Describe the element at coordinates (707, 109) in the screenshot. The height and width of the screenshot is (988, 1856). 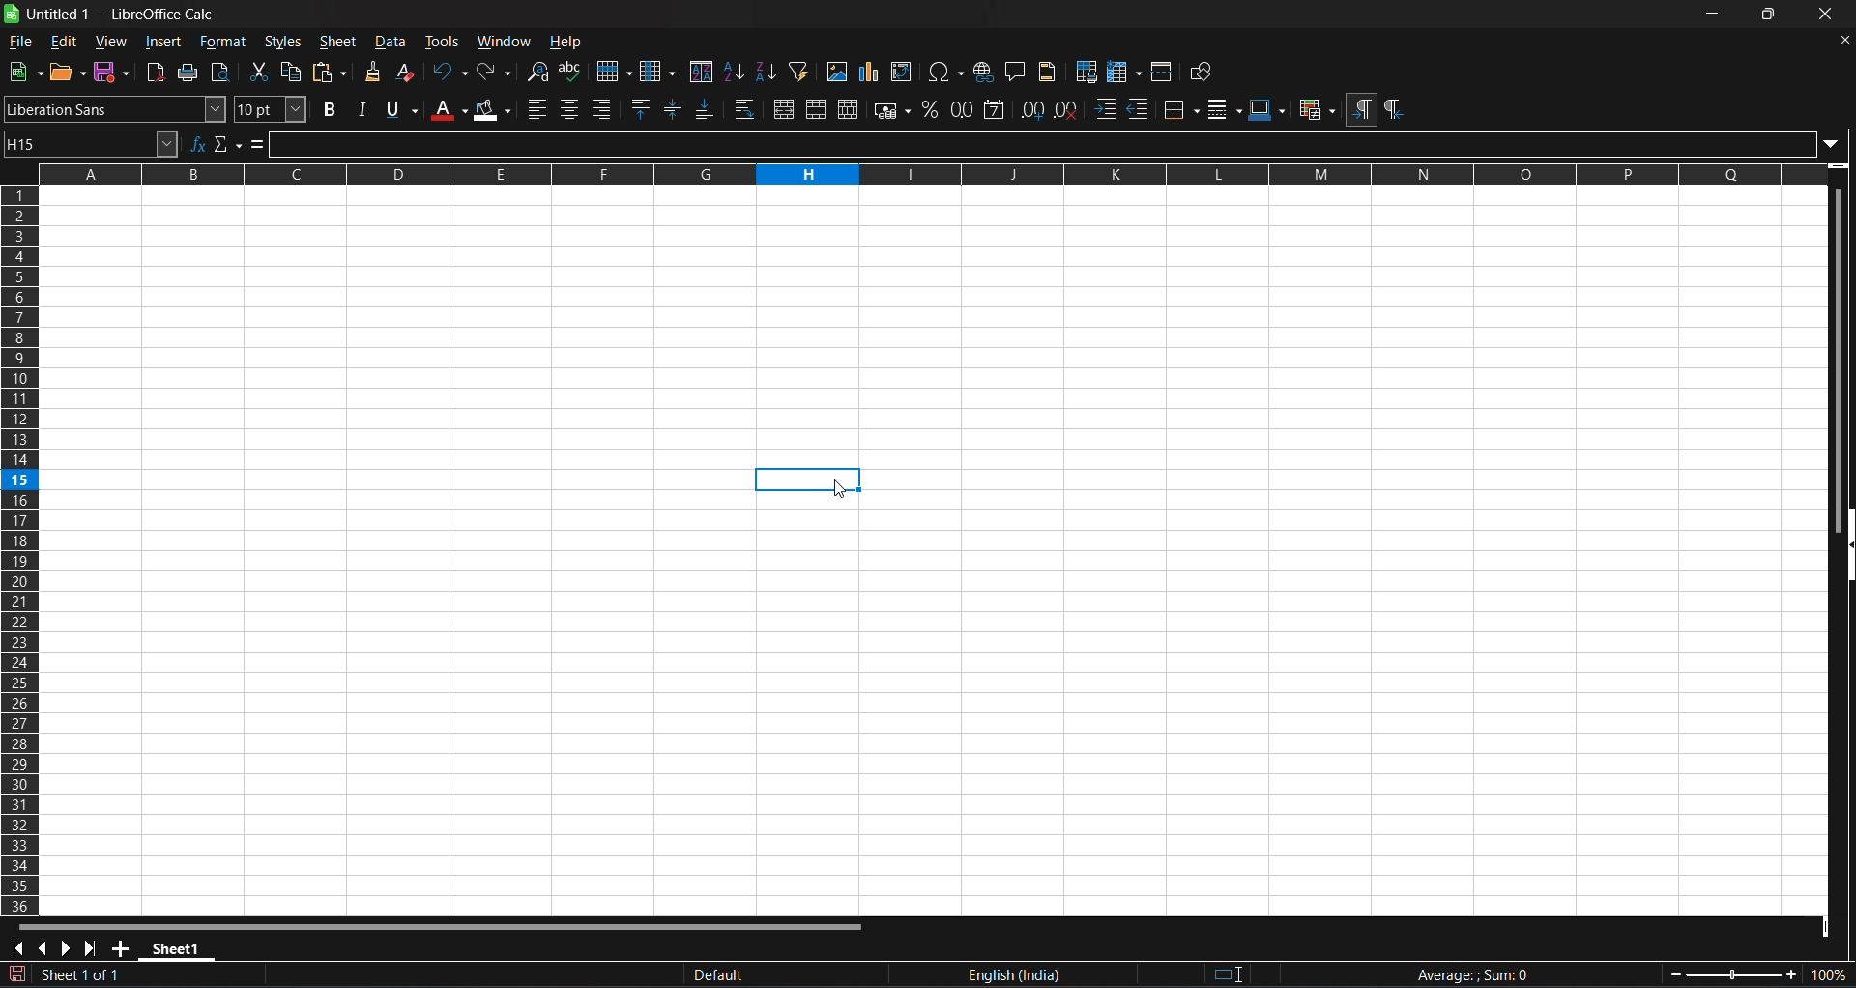
I see `align bottom` at that location.